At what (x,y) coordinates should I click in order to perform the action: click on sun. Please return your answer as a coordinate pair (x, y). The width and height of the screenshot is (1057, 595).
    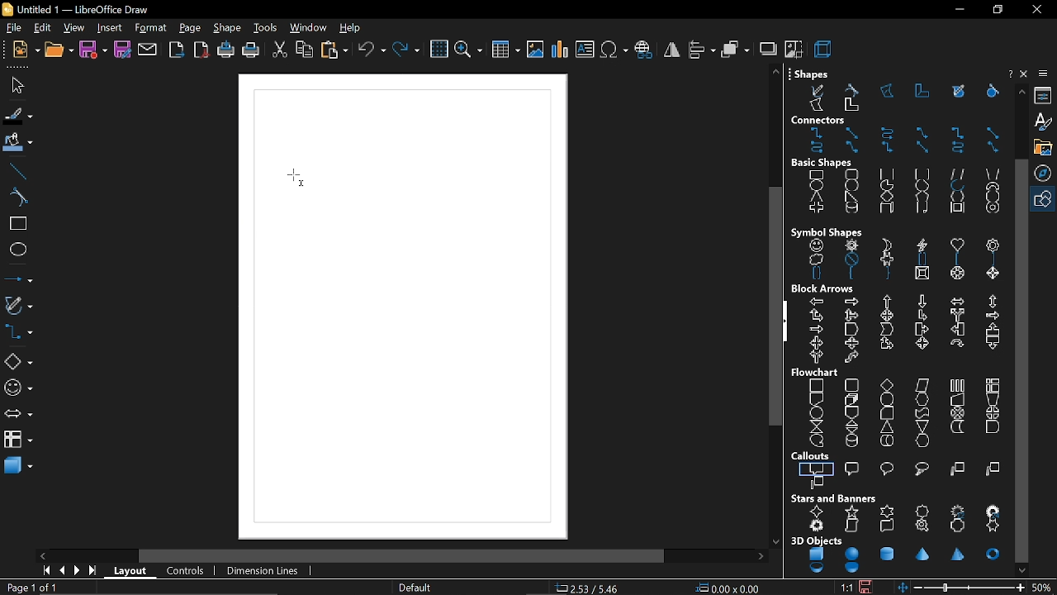
    Looking at the image, I should click on (852, 245).